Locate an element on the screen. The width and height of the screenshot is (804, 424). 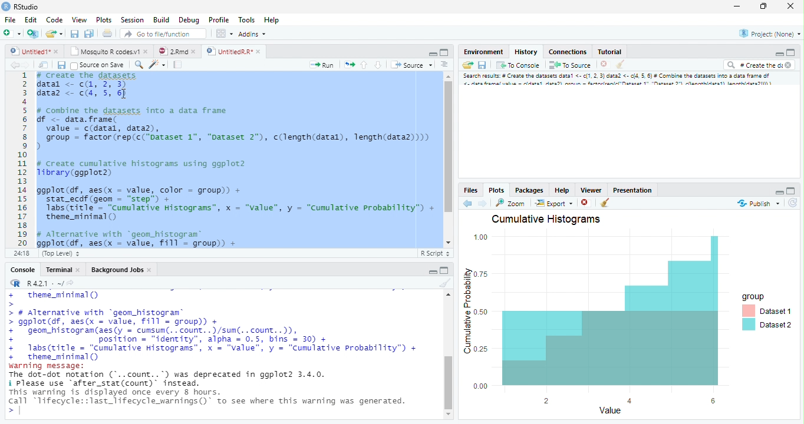
Run is located at coordinates (322, 65).